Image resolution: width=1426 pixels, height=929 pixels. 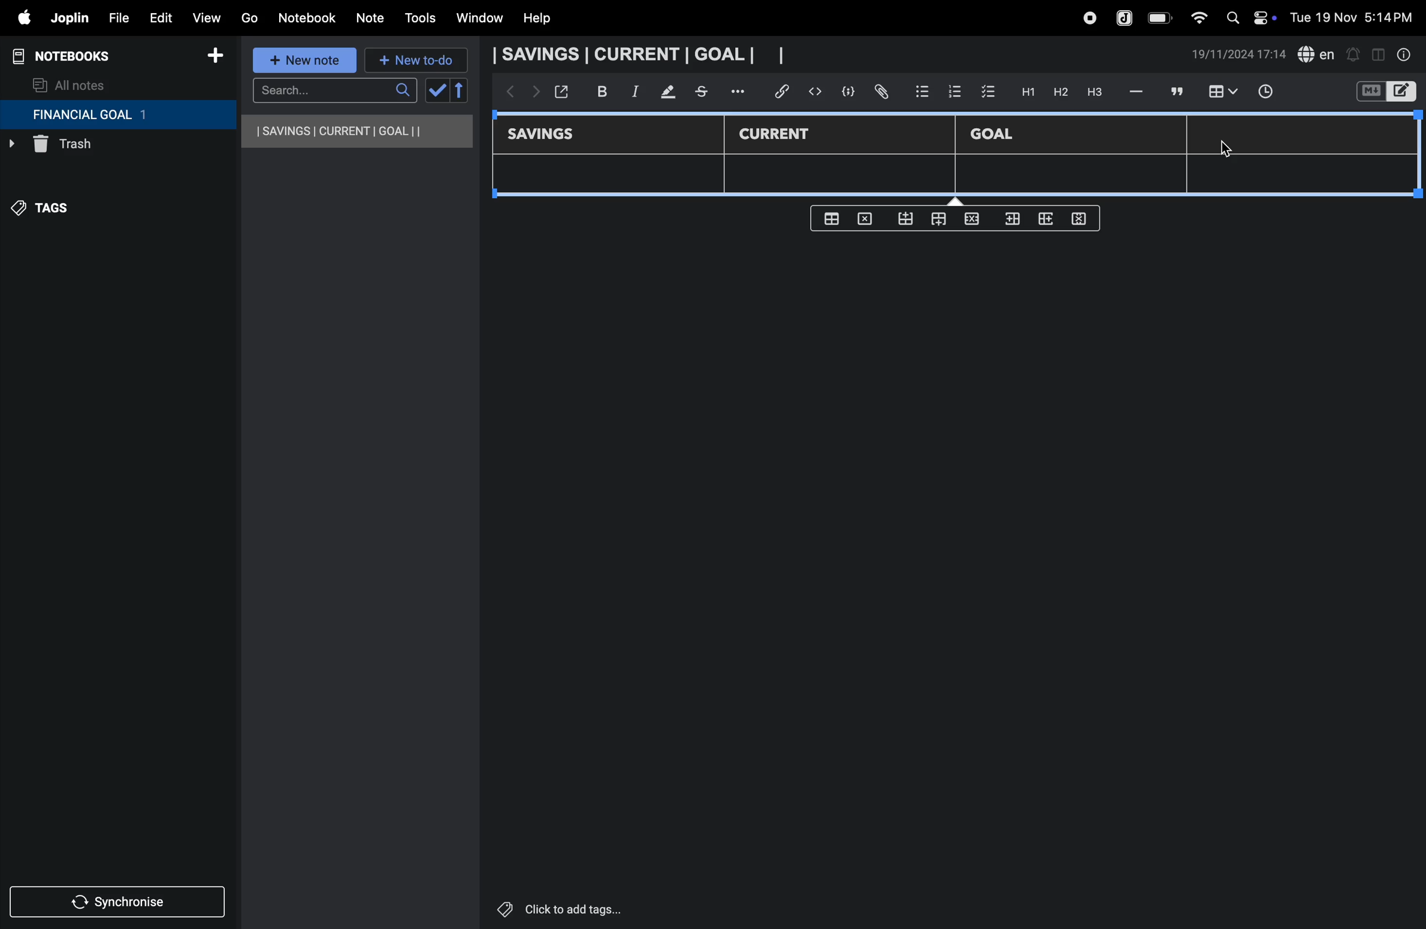 I want to click on date and time, so click(x=1239, y=54).